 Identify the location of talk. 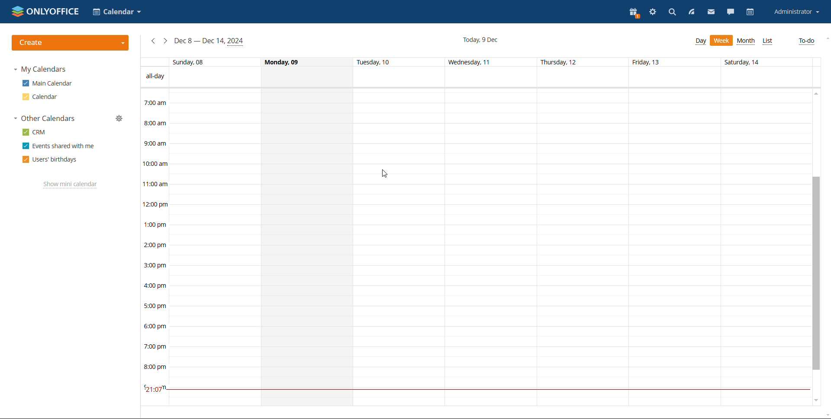
(730, 13).